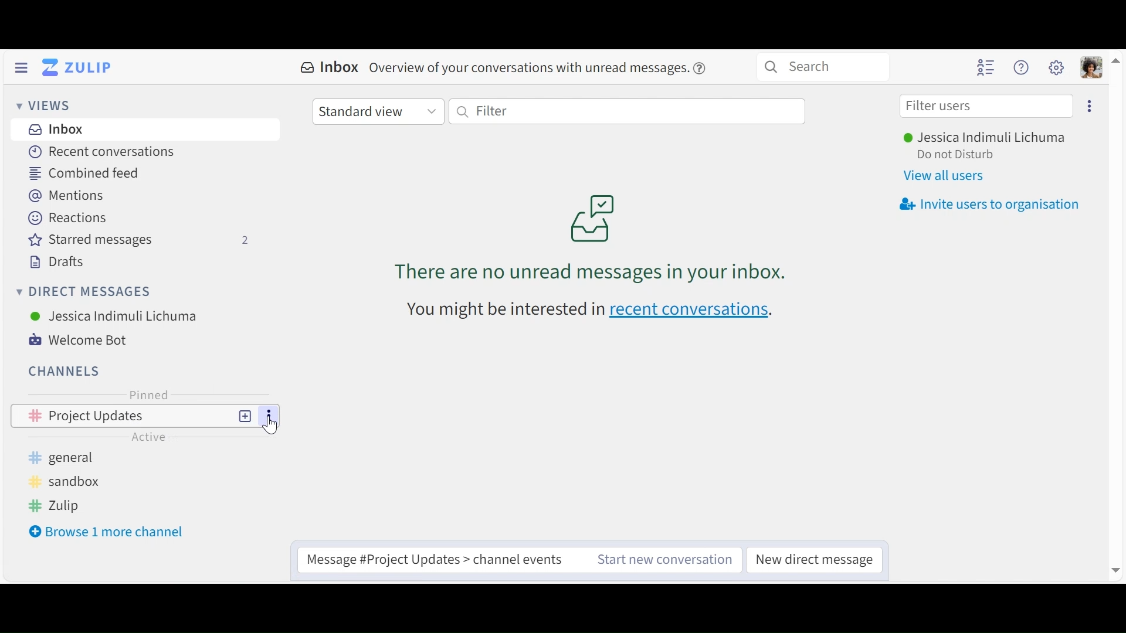  Describe the element at coordinates (585, 311) in the screenshot. I see `recent conversations` at that location.